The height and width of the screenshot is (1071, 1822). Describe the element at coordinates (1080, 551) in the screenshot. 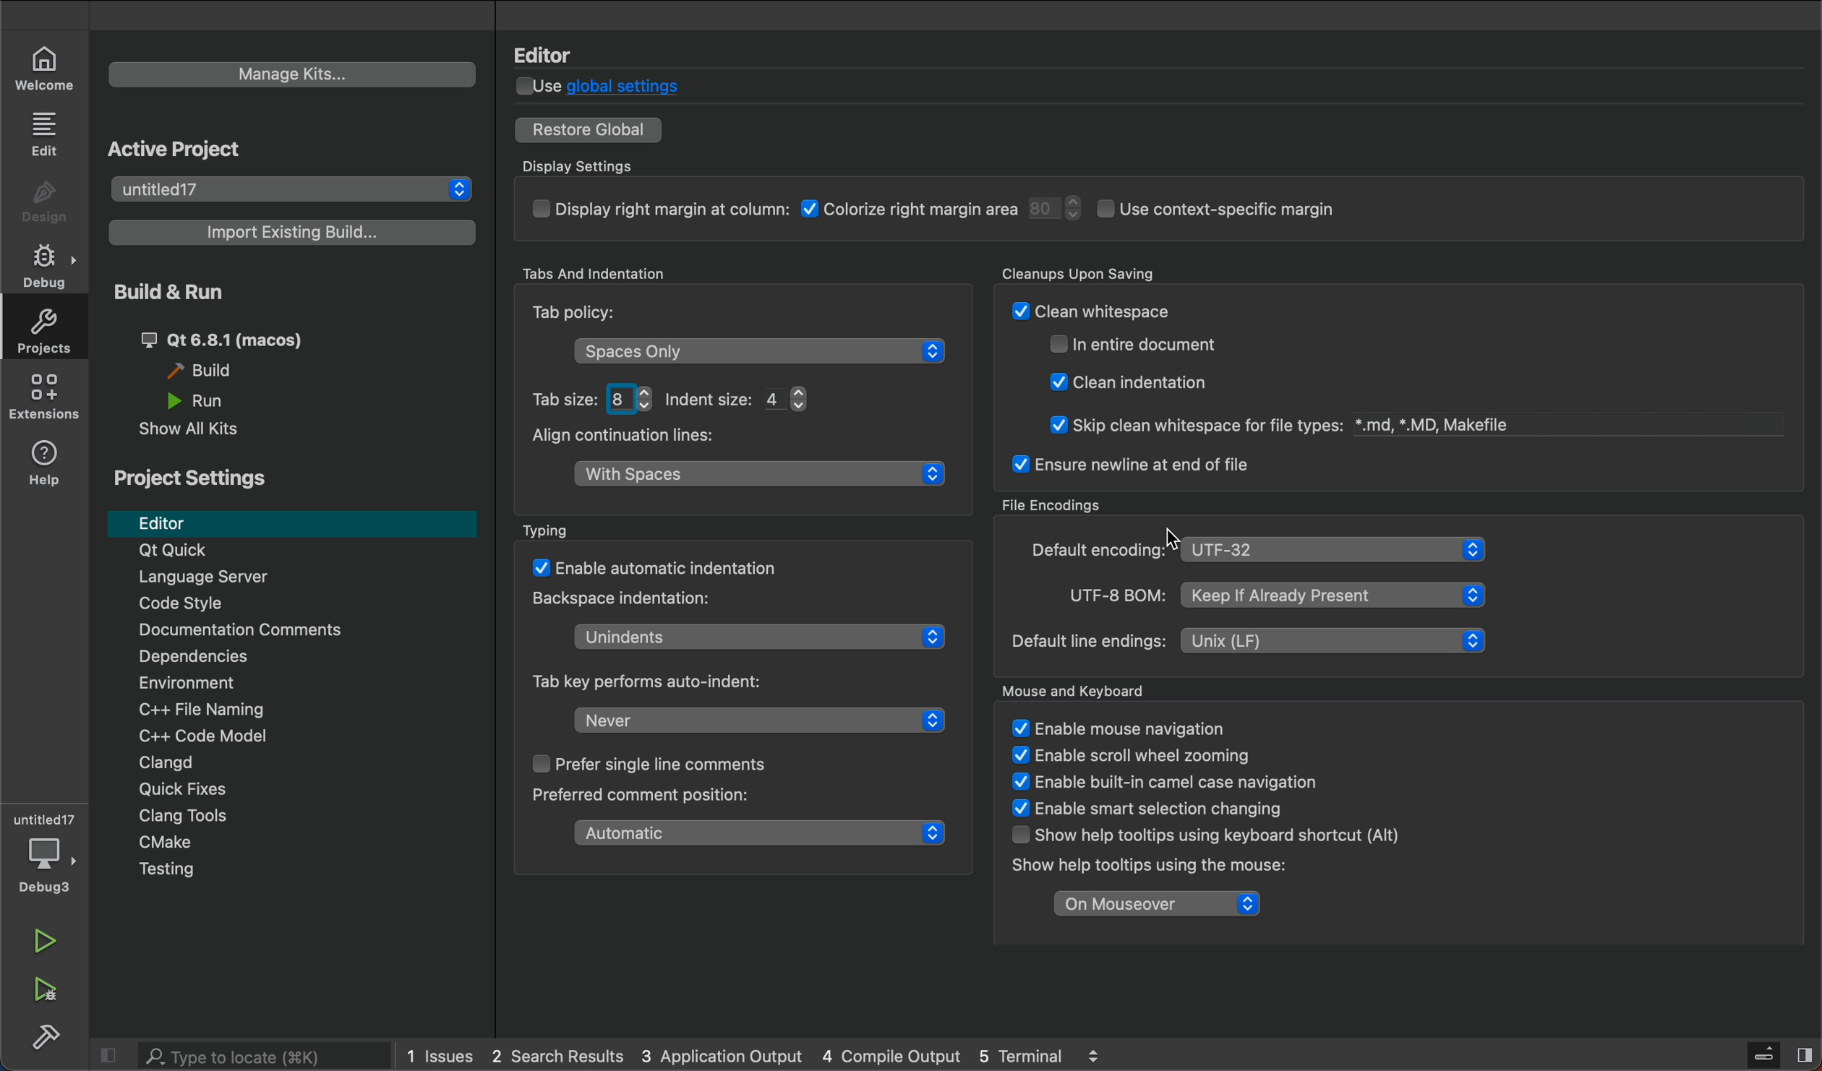

I see `encoding type` at that location.